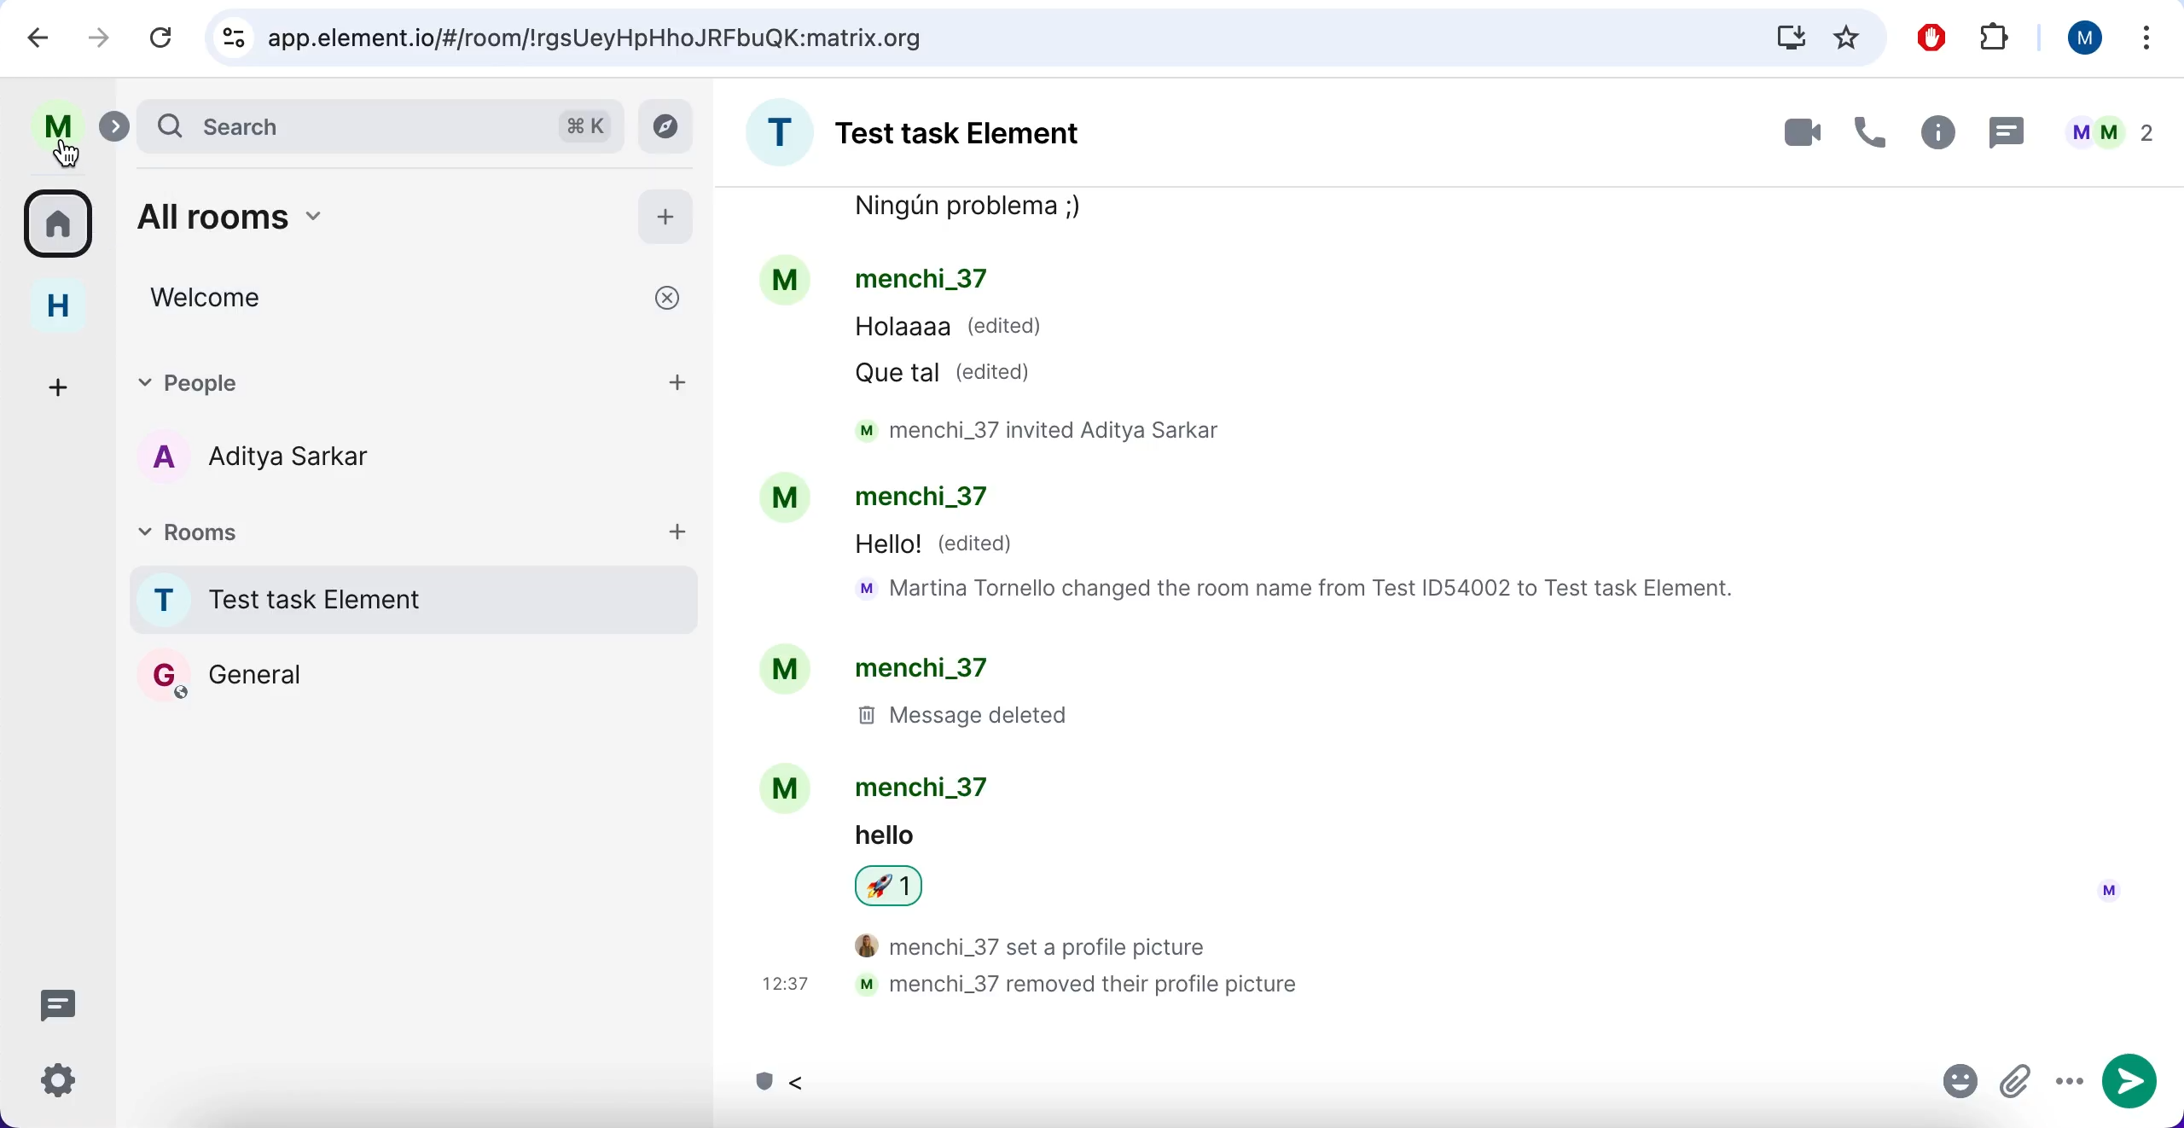  Describe the element at coordinates (682, 384) in the screenshot. I see `add` at that location.